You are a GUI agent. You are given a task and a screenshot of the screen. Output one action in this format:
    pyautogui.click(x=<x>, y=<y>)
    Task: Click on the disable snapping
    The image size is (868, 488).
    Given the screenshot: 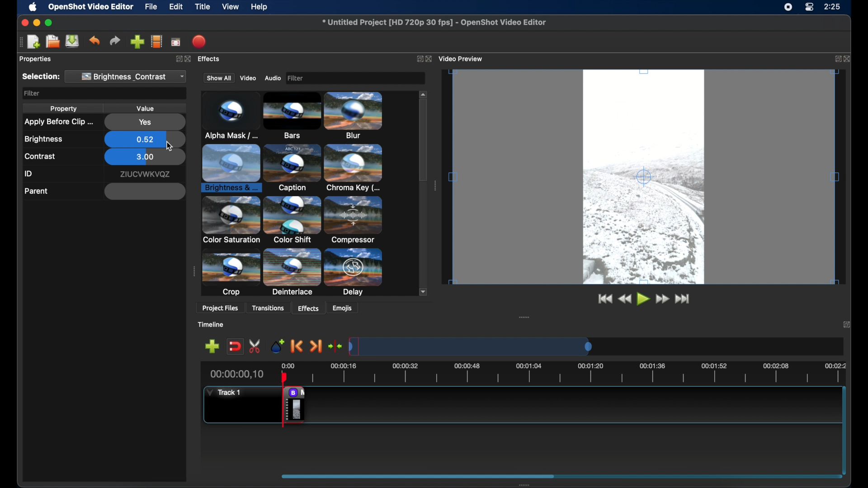 What is the action you would take?
    pyautogui.click(x=232, y=347)
    